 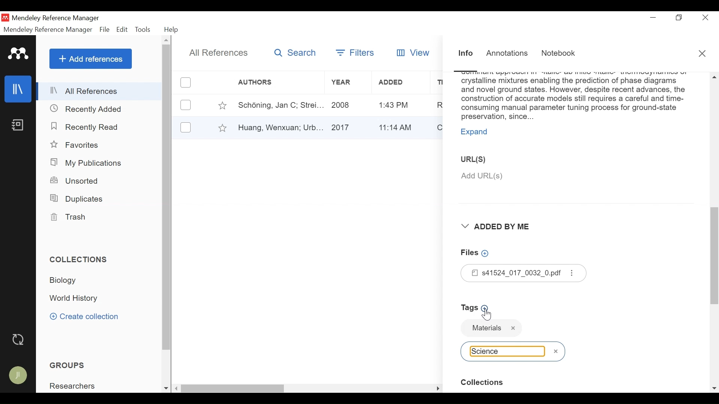 I want to click on (un)select, so click(x=186, y=105).